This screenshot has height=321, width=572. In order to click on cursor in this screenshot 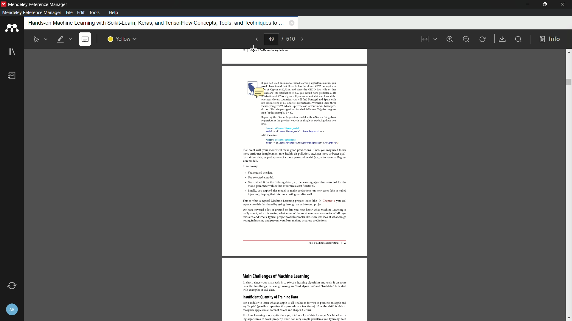, I will do `click(254, 48)`.